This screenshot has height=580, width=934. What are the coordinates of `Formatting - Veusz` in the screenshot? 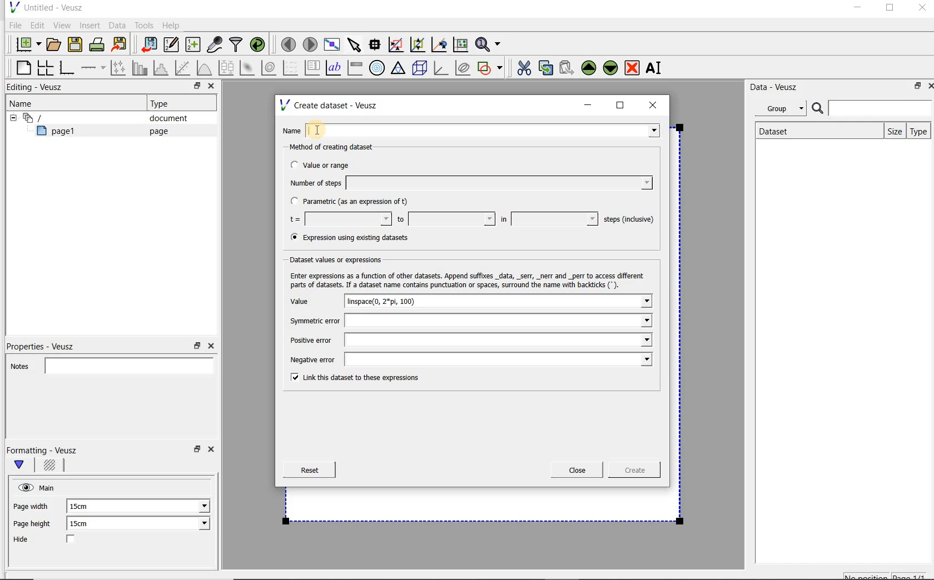 It's located at (43, 450).